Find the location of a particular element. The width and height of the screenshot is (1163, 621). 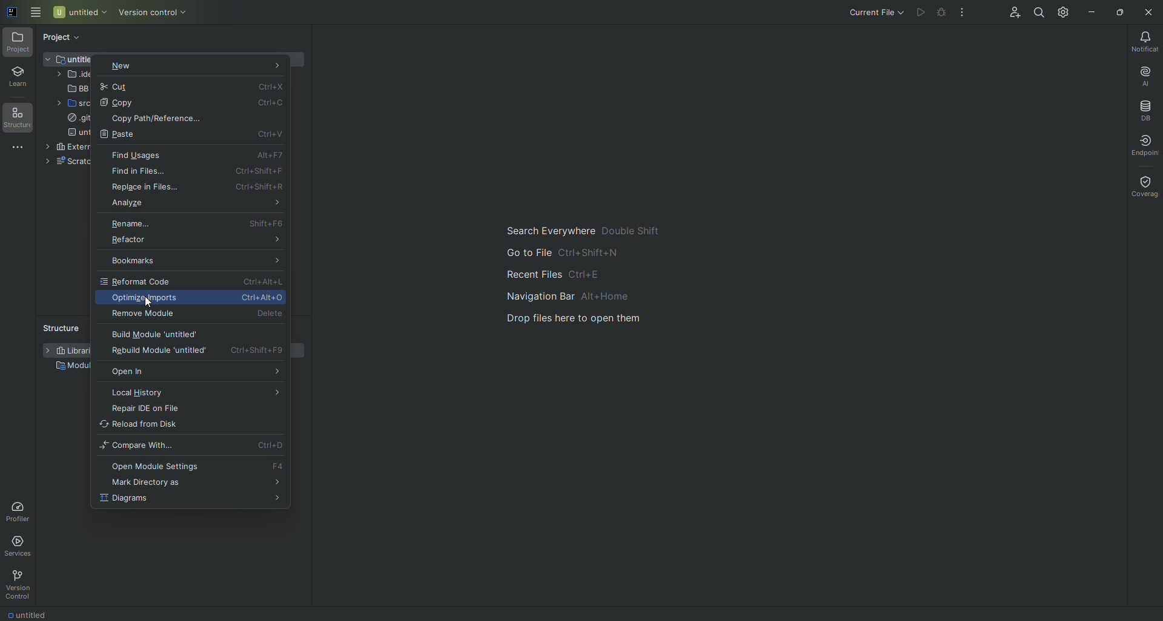

More Actions is located at coordinates (961, 13).